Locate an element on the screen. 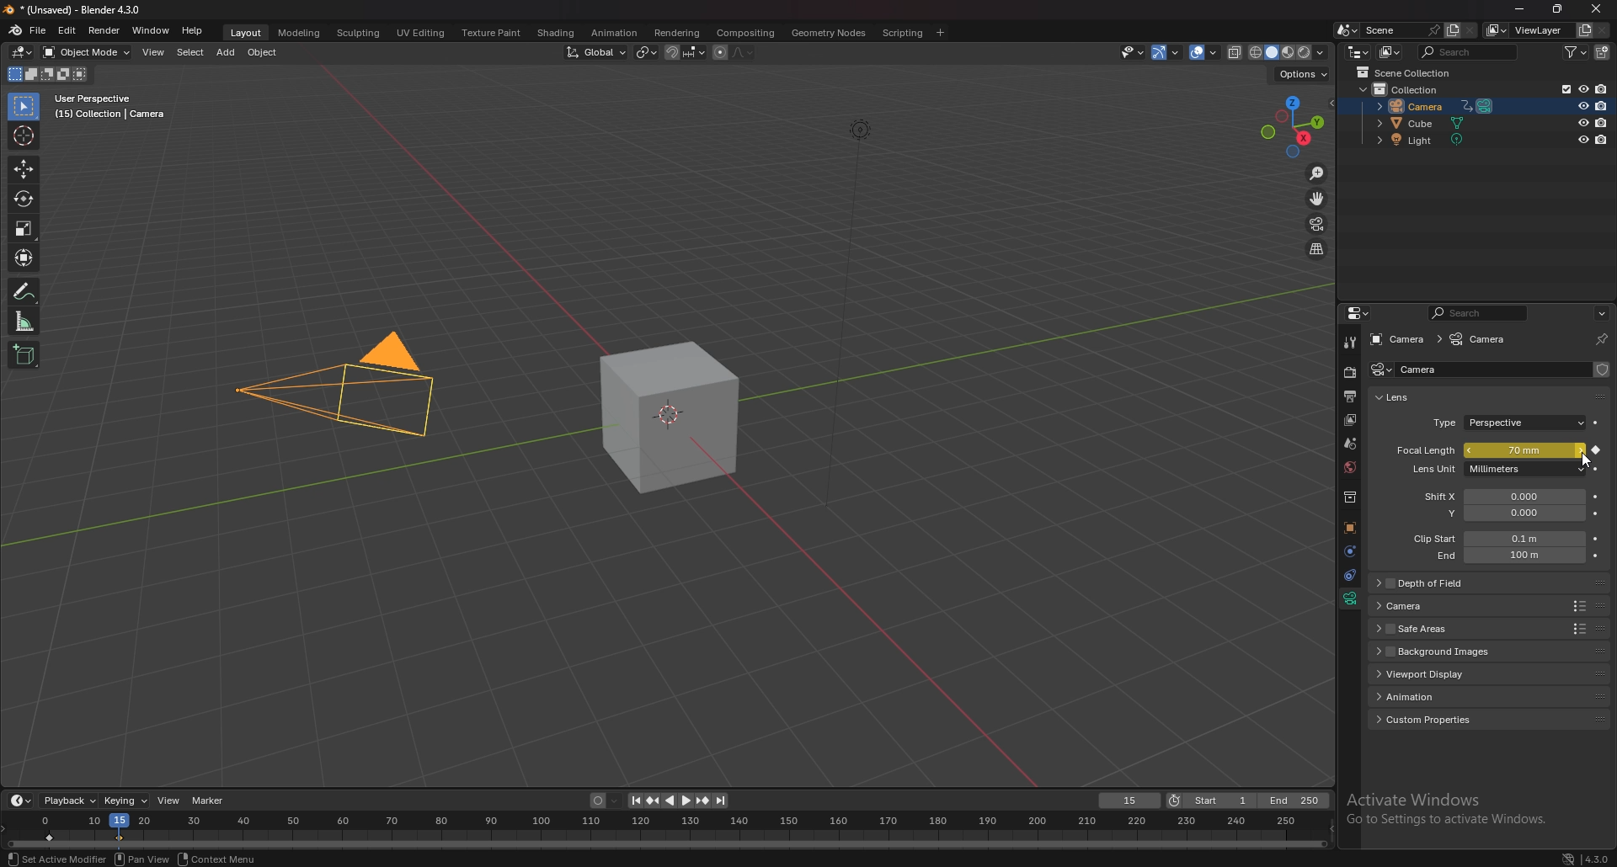 This screenshot has height=867, width=1617. hide in viewport is located at coordinates (1581, 107).